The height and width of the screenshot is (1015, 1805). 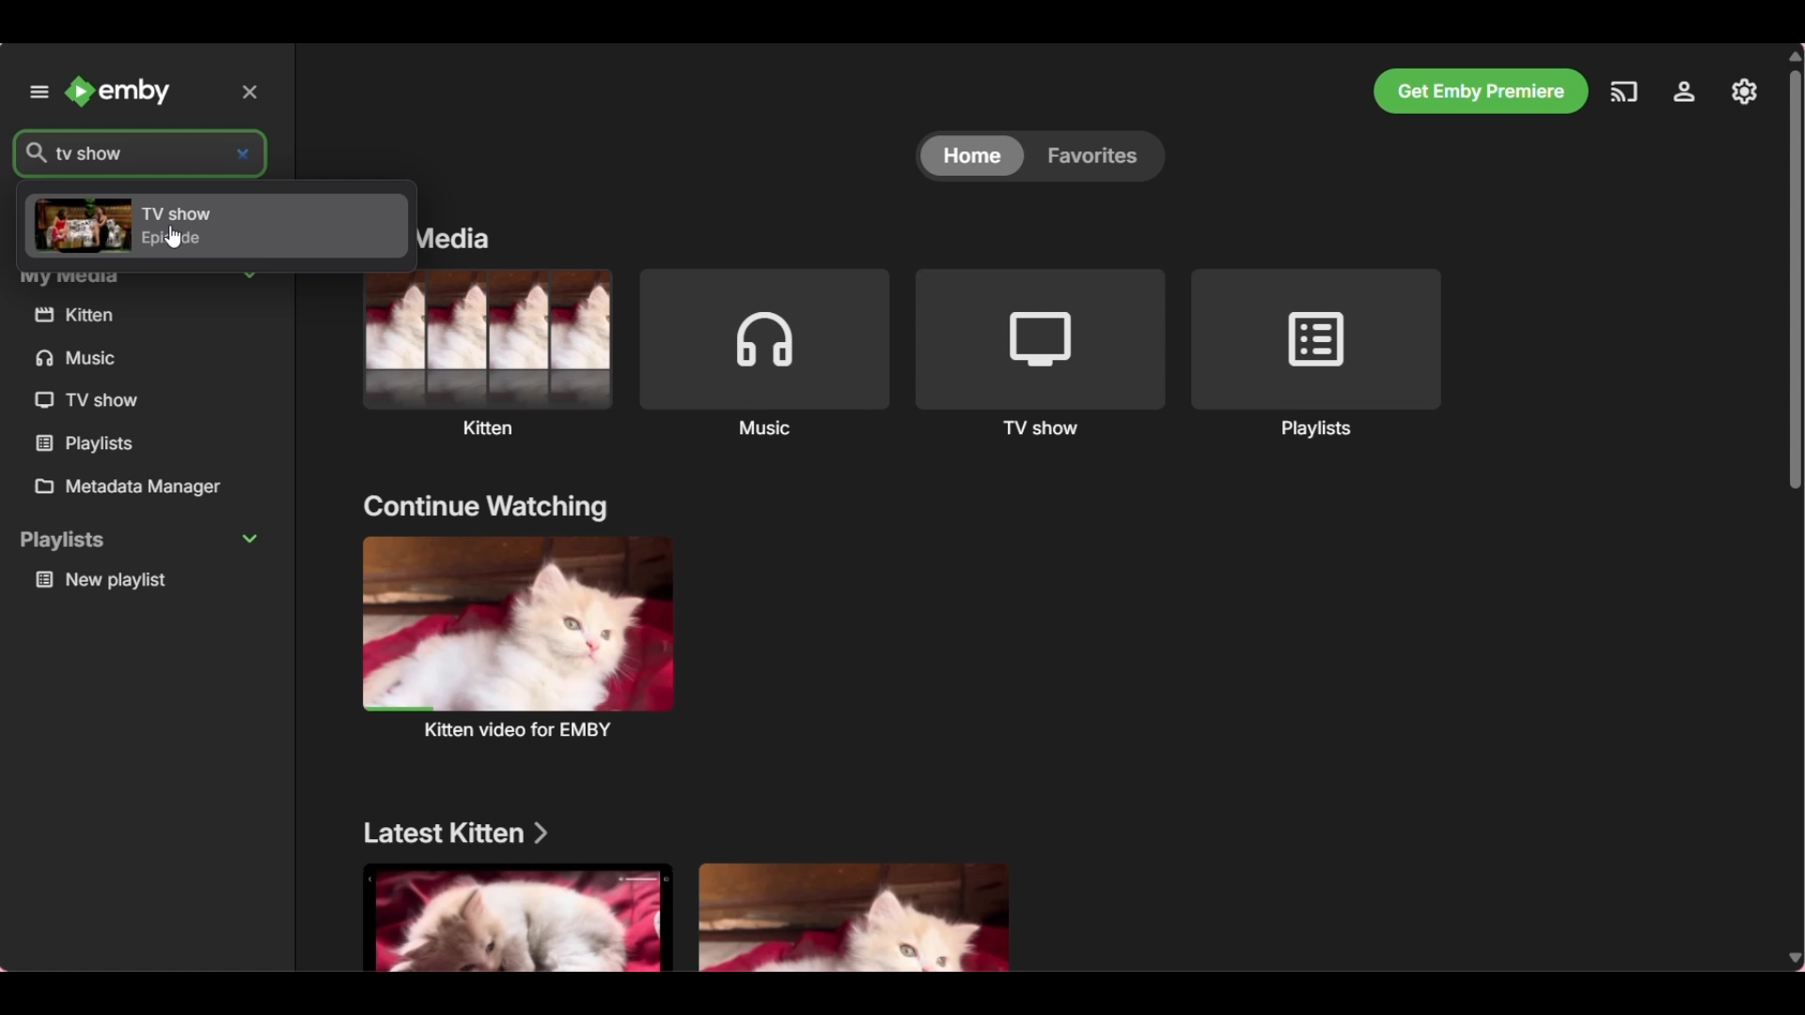 What do you see at coordinates (1098, 155) in the screenshot?
I see `favorites` at bounding box center [1098, 155].